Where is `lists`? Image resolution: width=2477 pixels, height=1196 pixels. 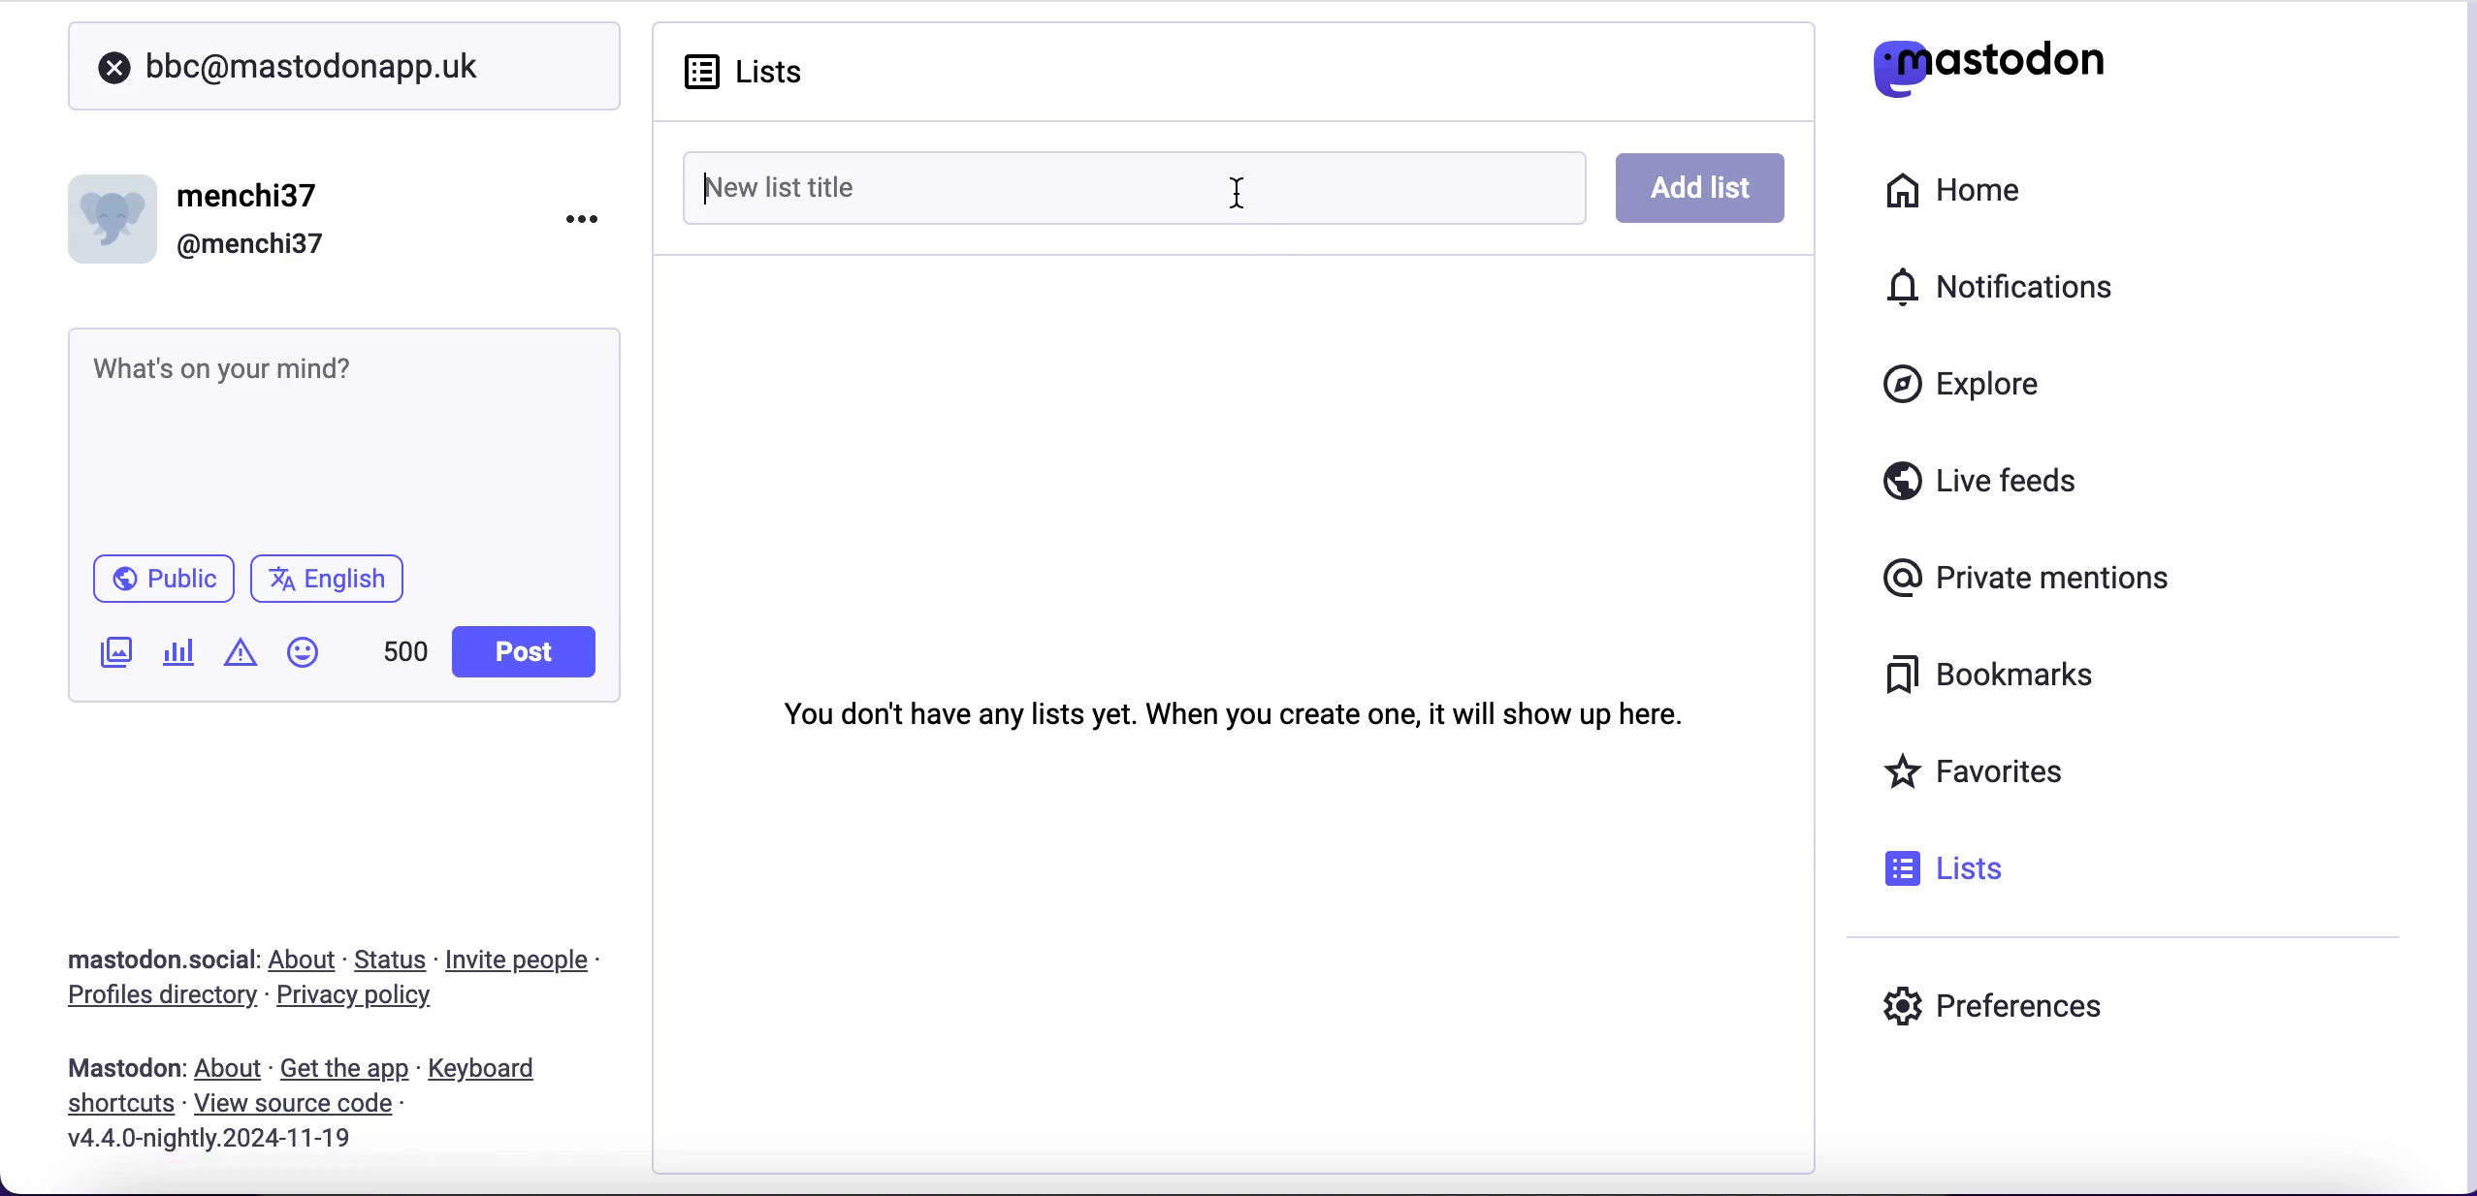 lists is located at coordinates (1939, 867).